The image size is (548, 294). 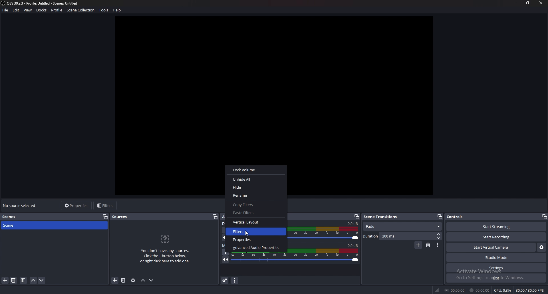 What do you see at coordinates (14, 280) in the screenshot?
I see `delete scene` at bounding box center [14, 280].